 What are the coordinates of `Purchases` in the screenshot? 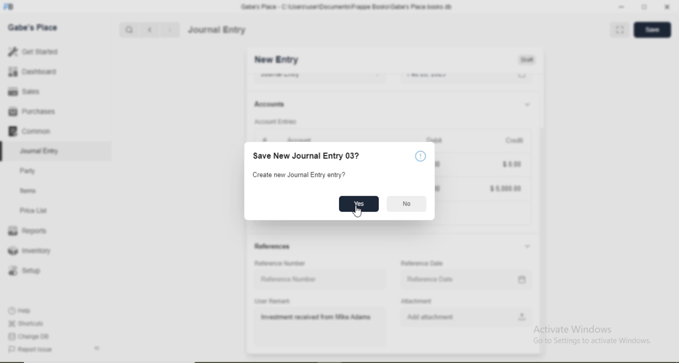 It's located at (31, 111).